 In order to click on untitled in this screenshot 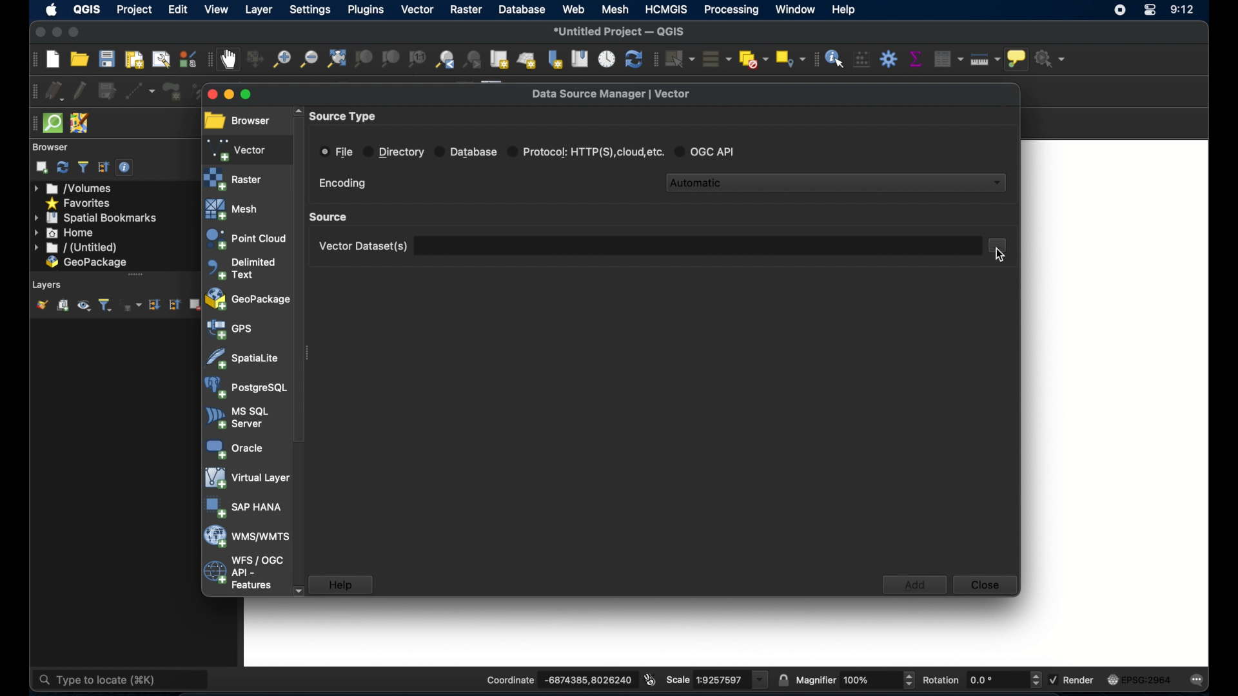, I will do `click(76, 248)`.